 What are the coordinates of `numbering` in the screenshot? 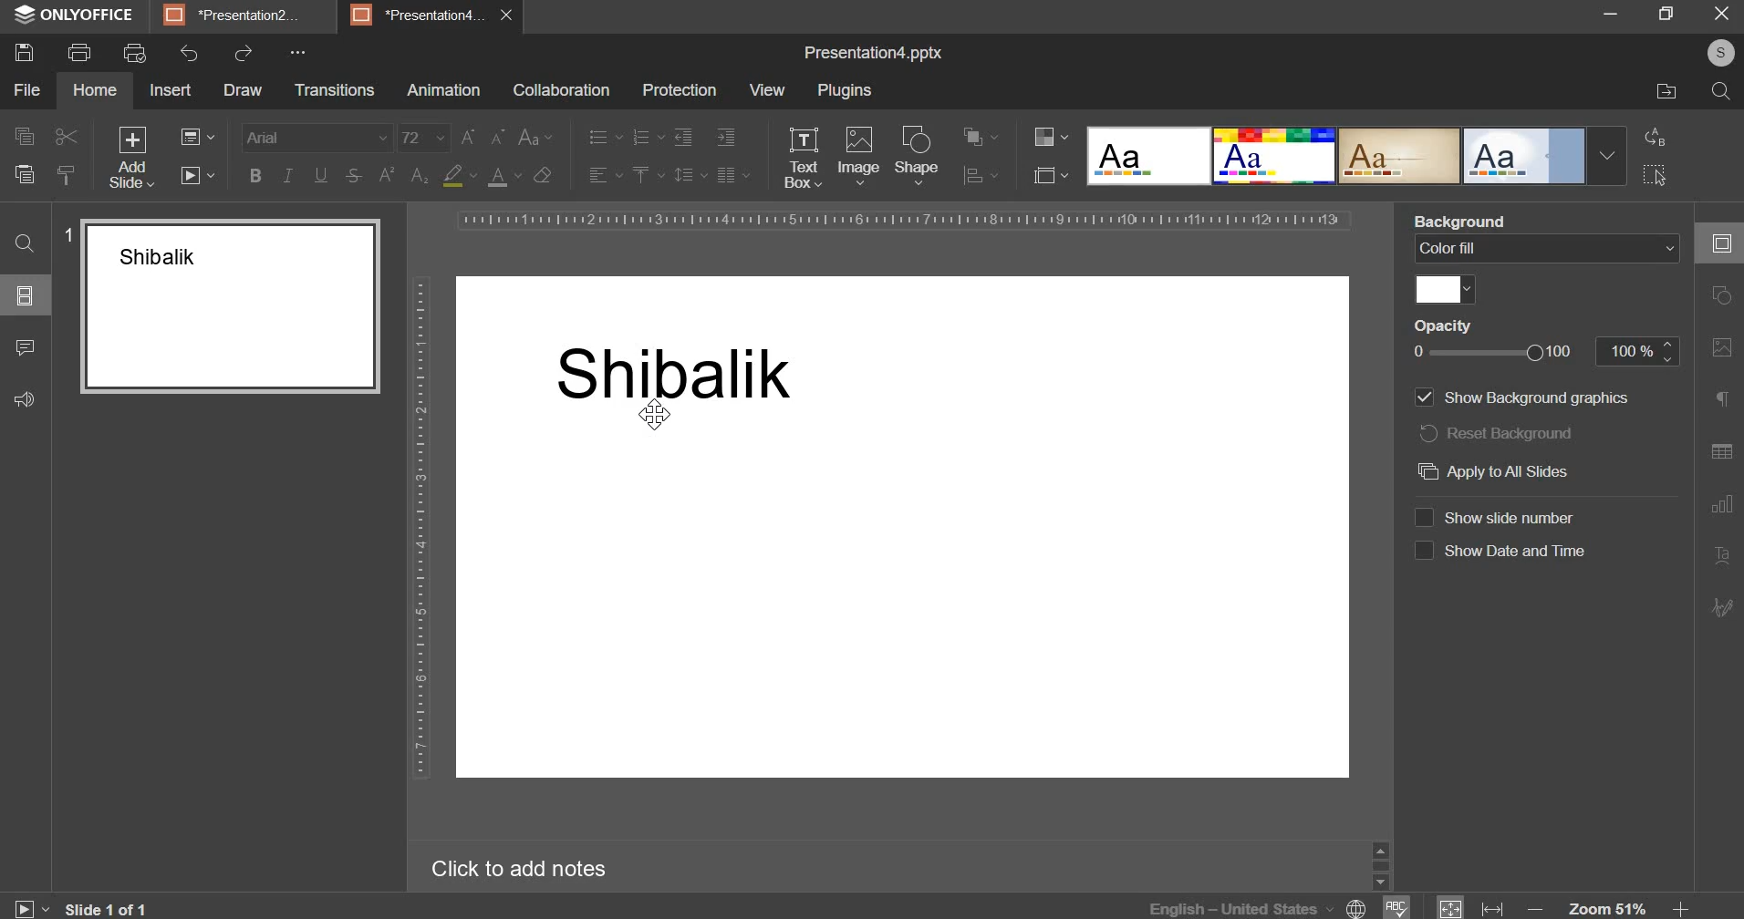 It's located at (647, 137).